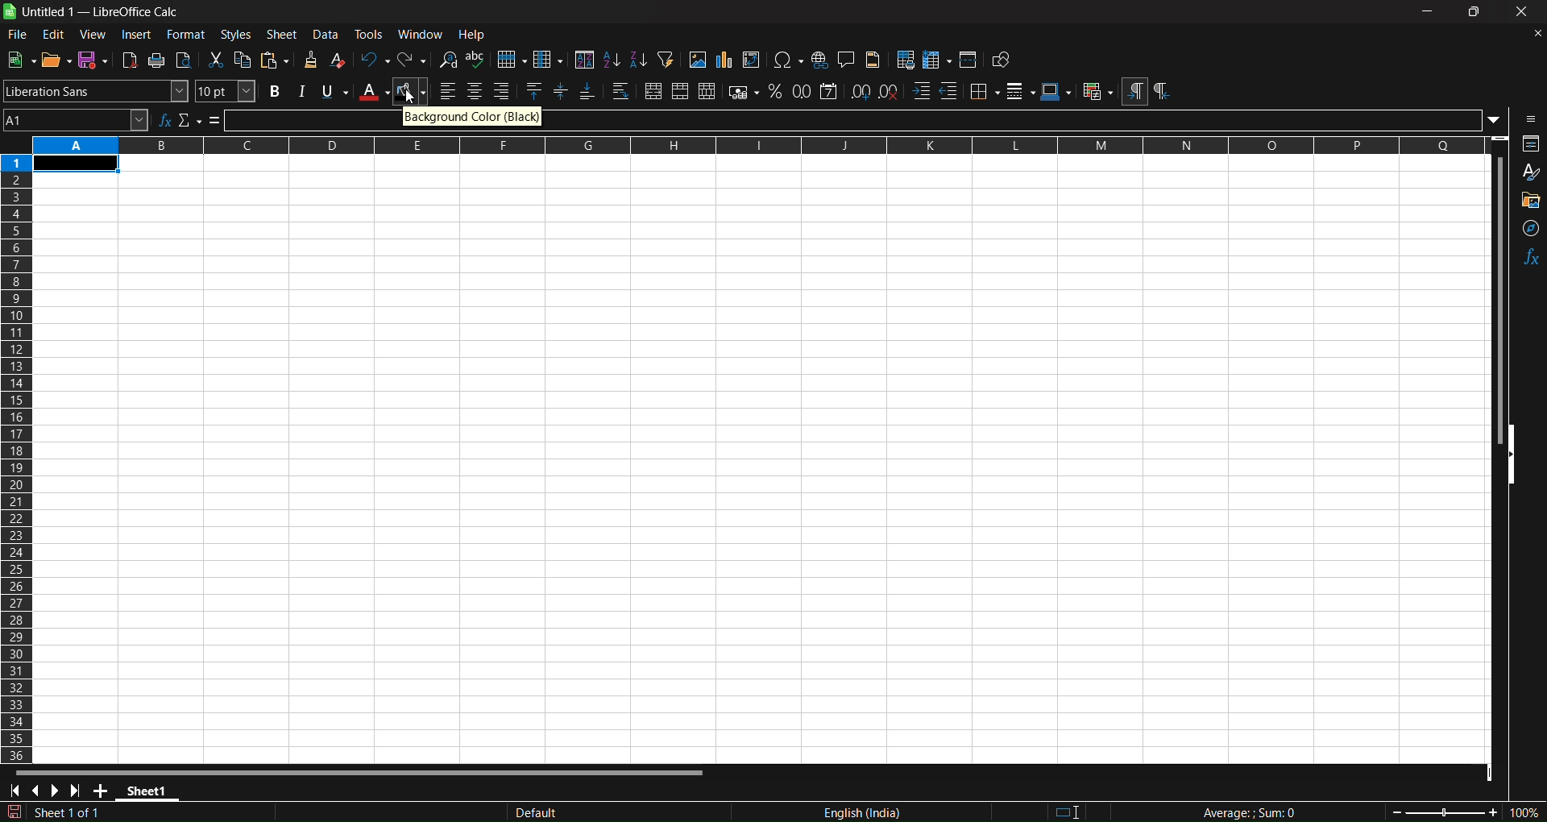 The height and width of the screenshot is (822, 1547). What do you see at coordinates (1255, 812) in the screenshot?
I see `formula` at bounding box center [1255, 812].